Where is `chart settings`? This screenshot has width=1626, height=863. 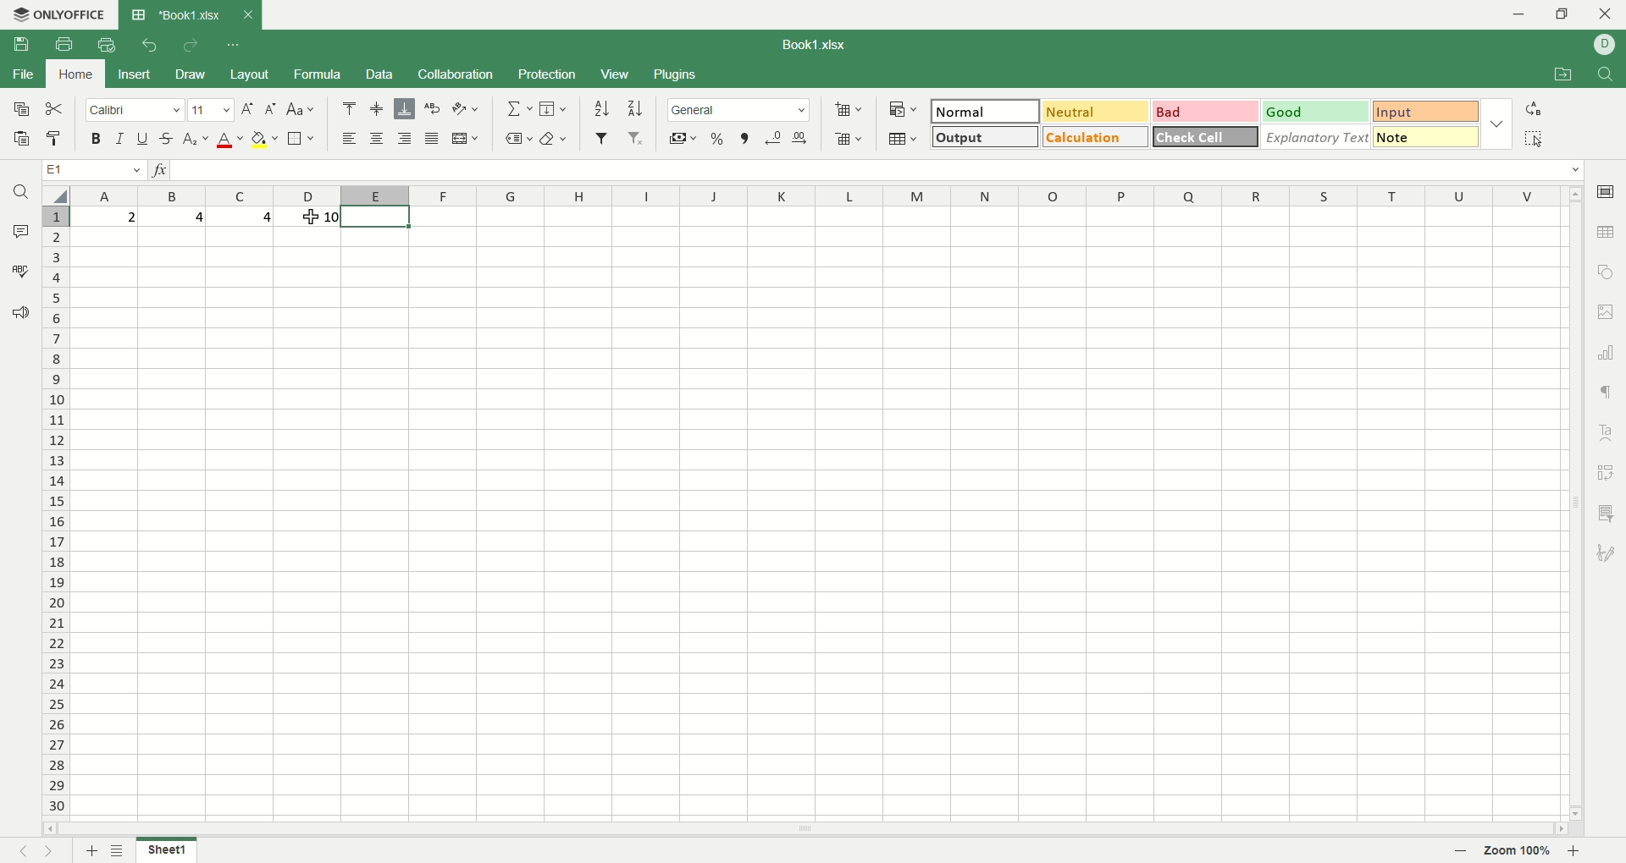
chart settings is located at coordinates (1607, 353).